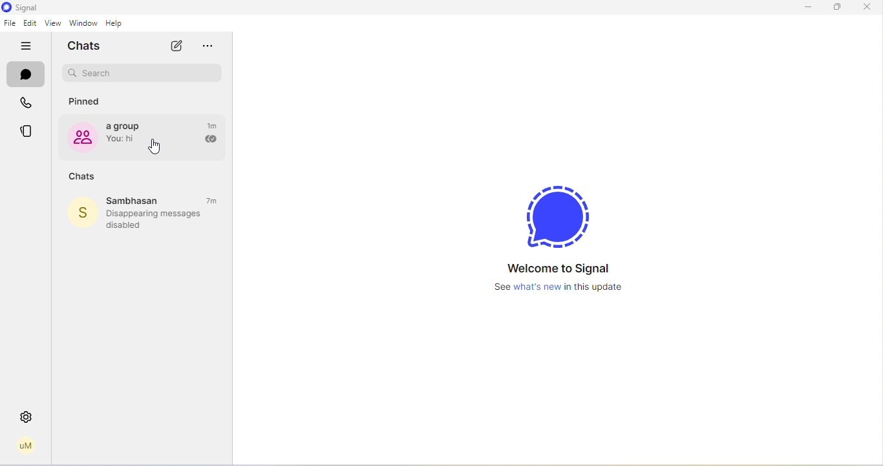  What do you see at coordinates (160, 219) in the screenshot?
I see `disappearing messages disable` at bounding box center [160, 219].